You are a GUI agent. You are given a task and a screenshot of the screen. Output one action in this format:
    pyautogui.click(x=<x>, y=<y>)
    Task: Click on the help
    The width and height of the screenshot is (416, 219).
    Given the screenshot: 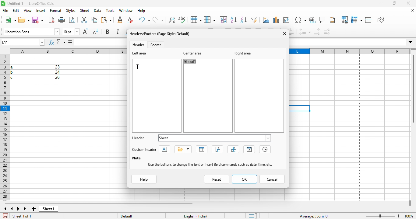 What is the action you would take?
    pyautogui.click(x=140, y=11)
    